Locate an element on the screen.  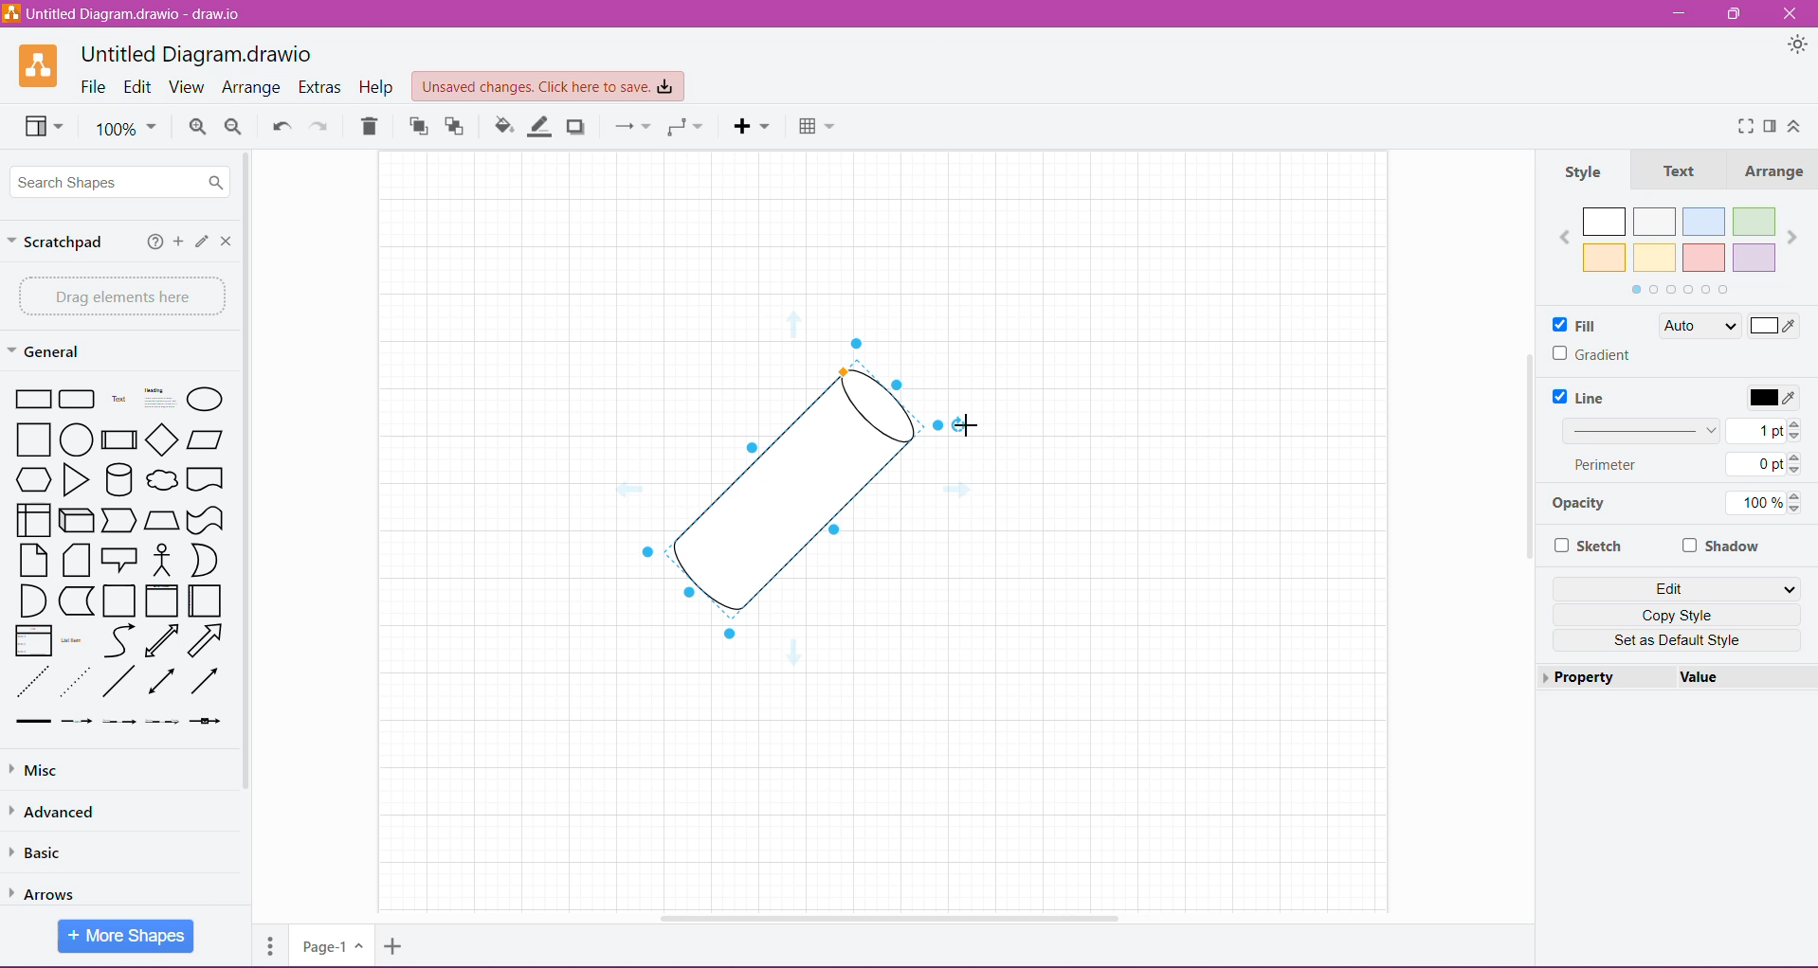
Redo is located at coordinates (322, 127).